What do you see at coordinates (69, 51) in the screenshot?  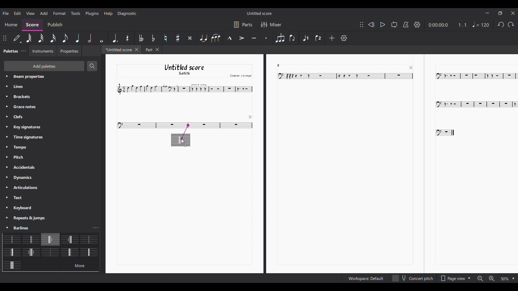 I see `Properties tab` at bounding box center [69, 51].